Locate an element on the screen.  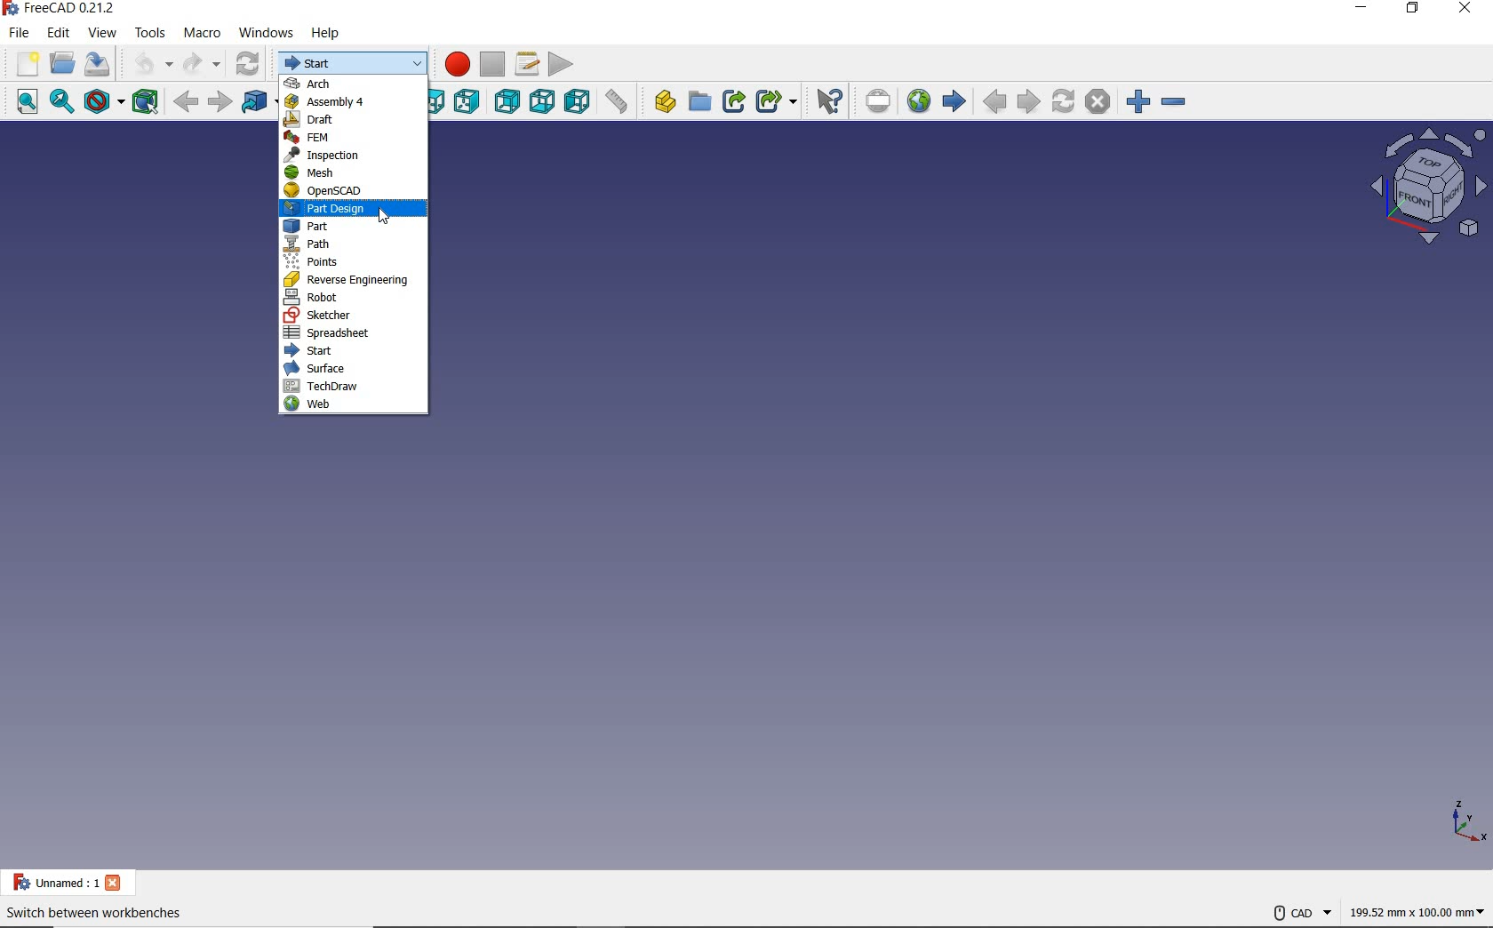
RESTORE DOWN is located at coordinates (1413, 12).